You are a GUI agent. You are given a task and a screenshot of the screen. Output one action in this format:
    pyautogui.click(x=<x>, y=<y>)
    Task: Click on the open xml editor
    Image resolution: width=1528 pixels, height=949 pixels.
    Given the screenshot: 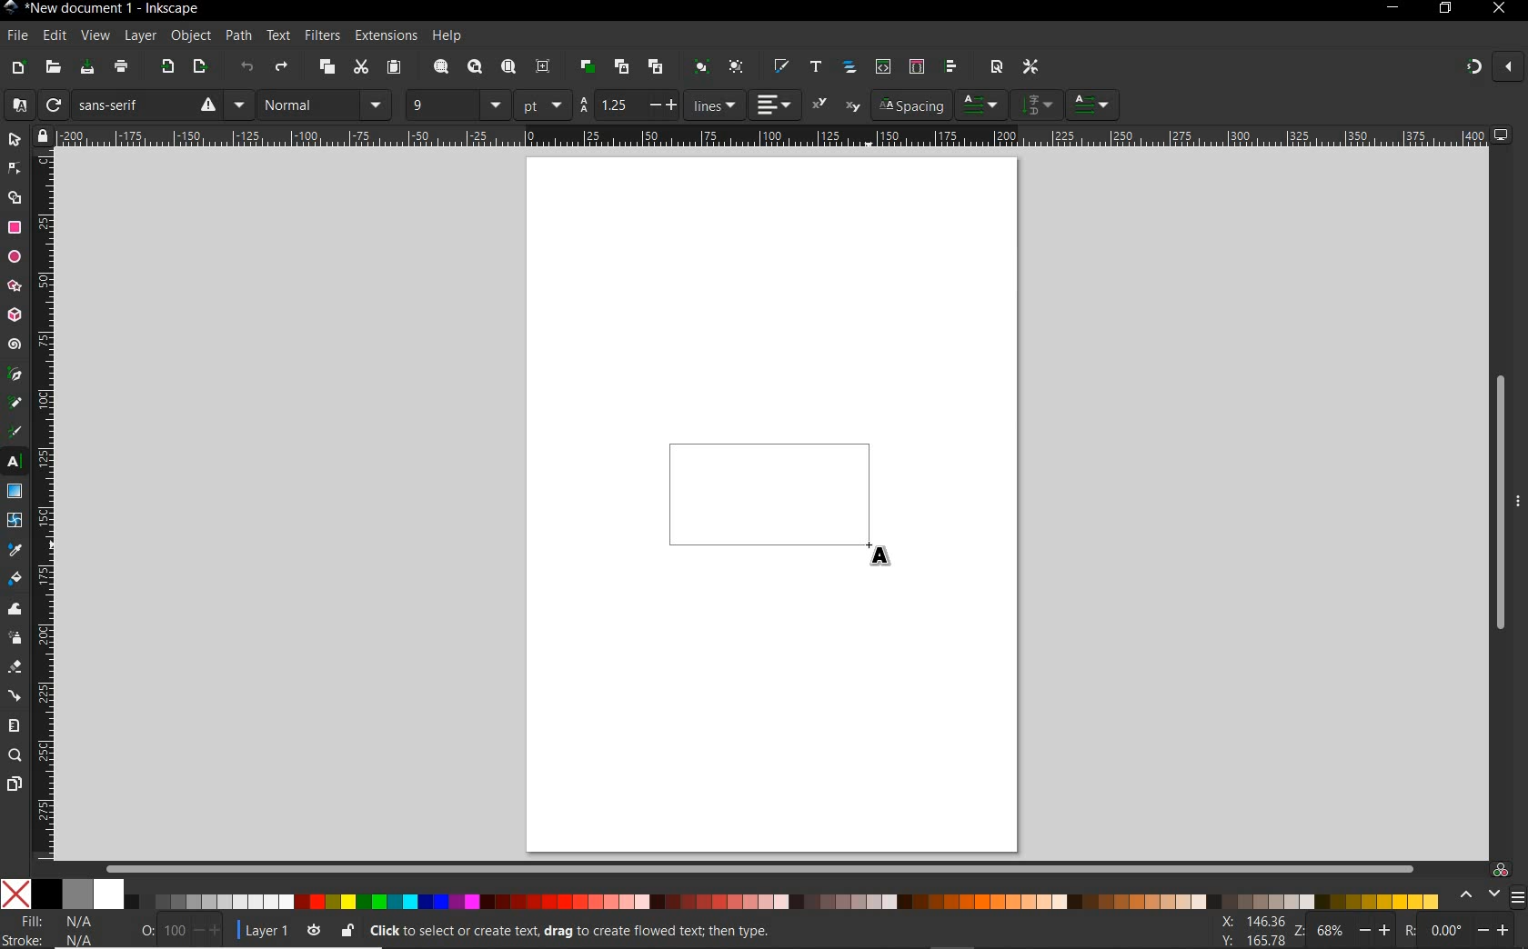 What is the action you would take?
    pyautogui.click(x=881, y=66)
    